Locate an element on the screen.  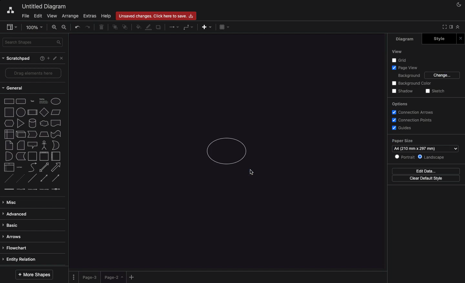
100% - Zoom is located at coordinates (35, 27).